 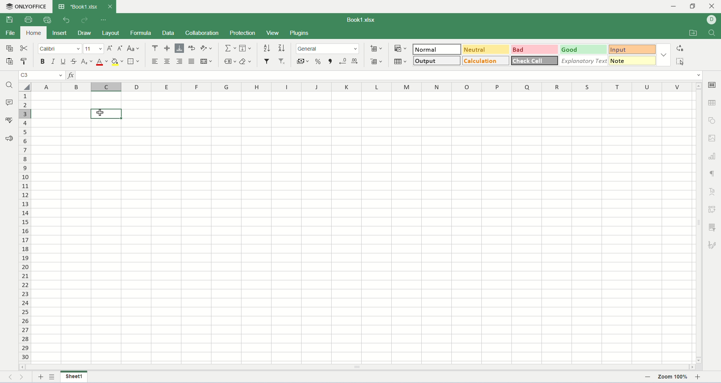 What do you see at coordinates (167, 61) in the screenshot?
I see `align center` at bounding box center [167, 61].